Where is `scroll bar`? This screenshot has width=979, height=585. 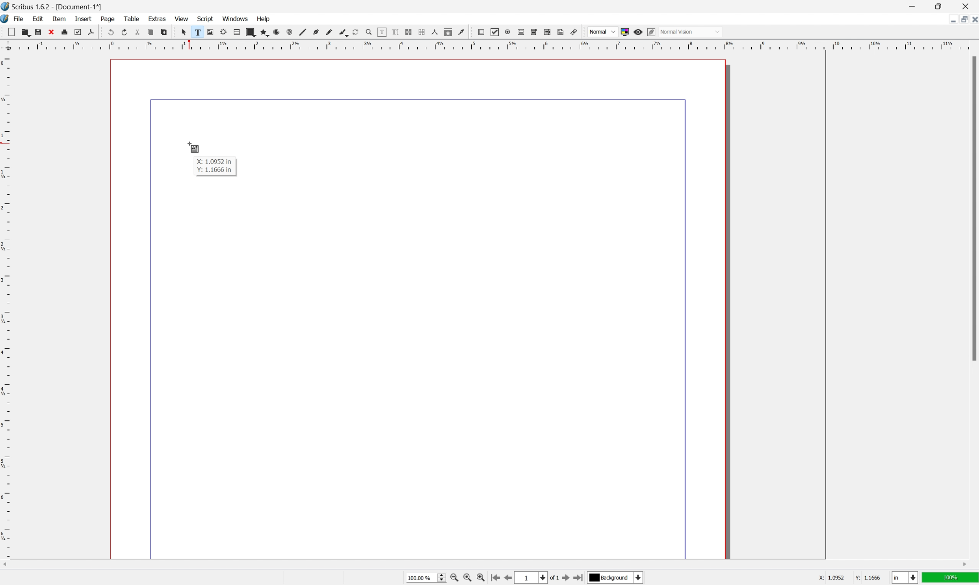
scroll bar is located at coordinates (973, 209).